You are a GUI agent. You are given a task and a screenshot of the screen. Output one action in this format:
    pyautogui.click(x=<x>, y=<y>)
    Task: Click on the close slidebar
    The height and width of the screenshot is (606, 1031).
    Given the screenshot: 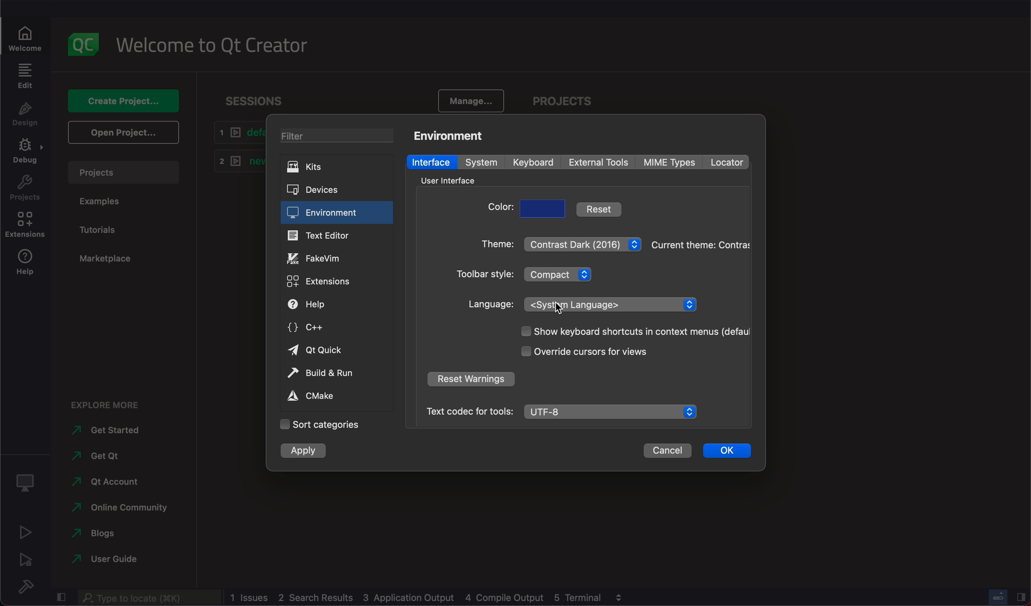 What is the action you would take?
    pyautogui.click(x=61, y=596)
    